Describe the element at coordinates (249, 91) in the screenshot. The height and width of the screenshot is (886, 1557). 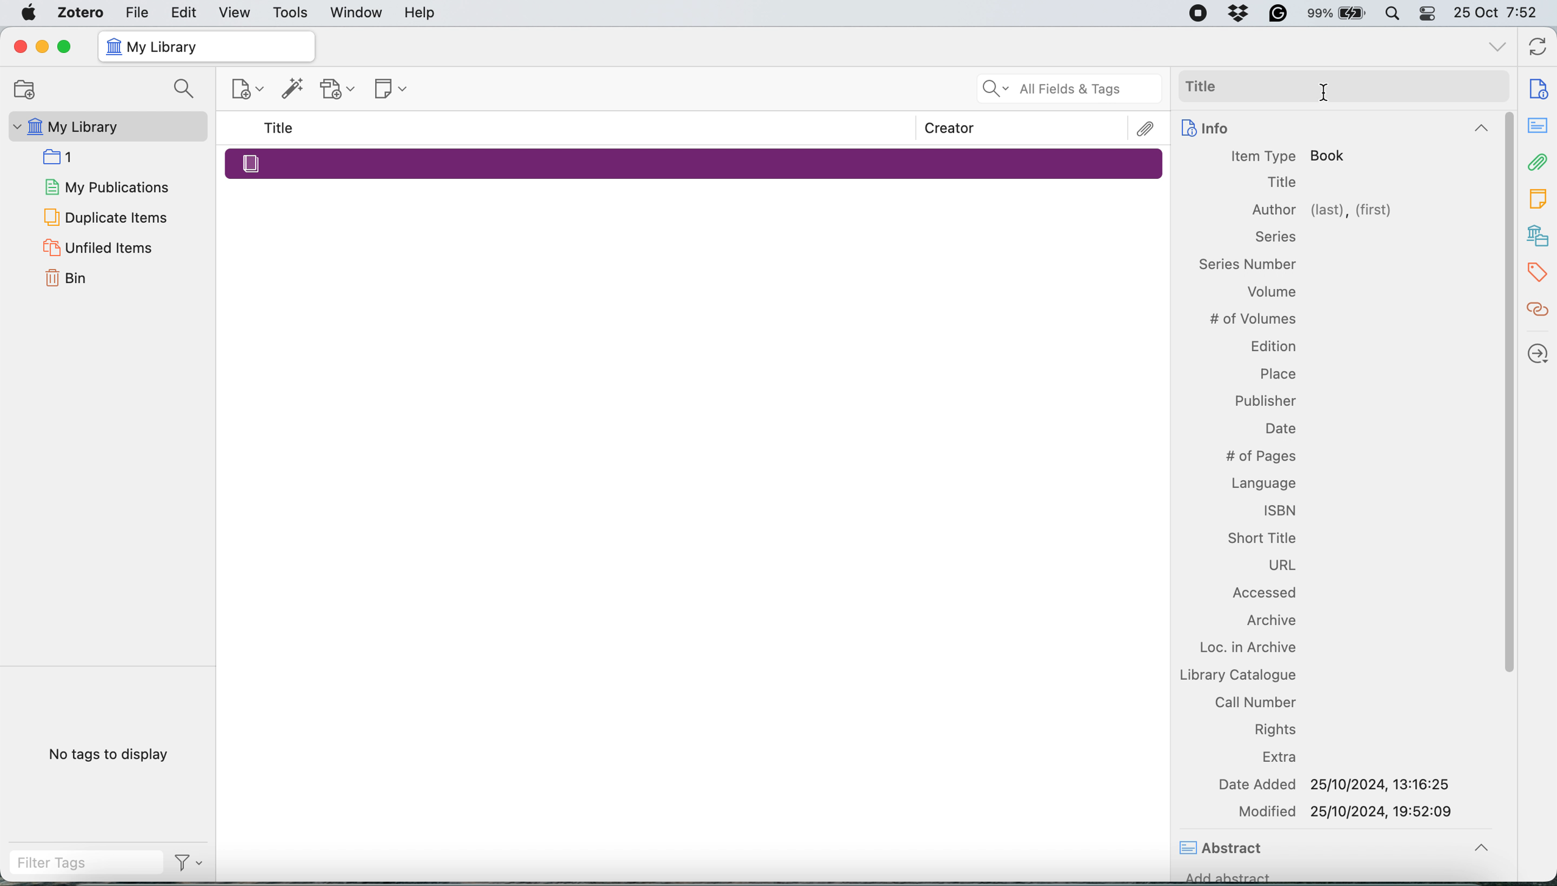
I see `New Item` at that location.